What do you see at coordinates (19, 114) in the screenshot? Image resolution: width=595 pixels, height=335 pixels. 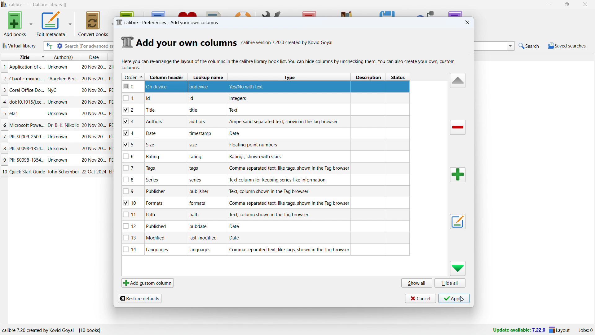 I see `title` at bounding box center [19, 114].